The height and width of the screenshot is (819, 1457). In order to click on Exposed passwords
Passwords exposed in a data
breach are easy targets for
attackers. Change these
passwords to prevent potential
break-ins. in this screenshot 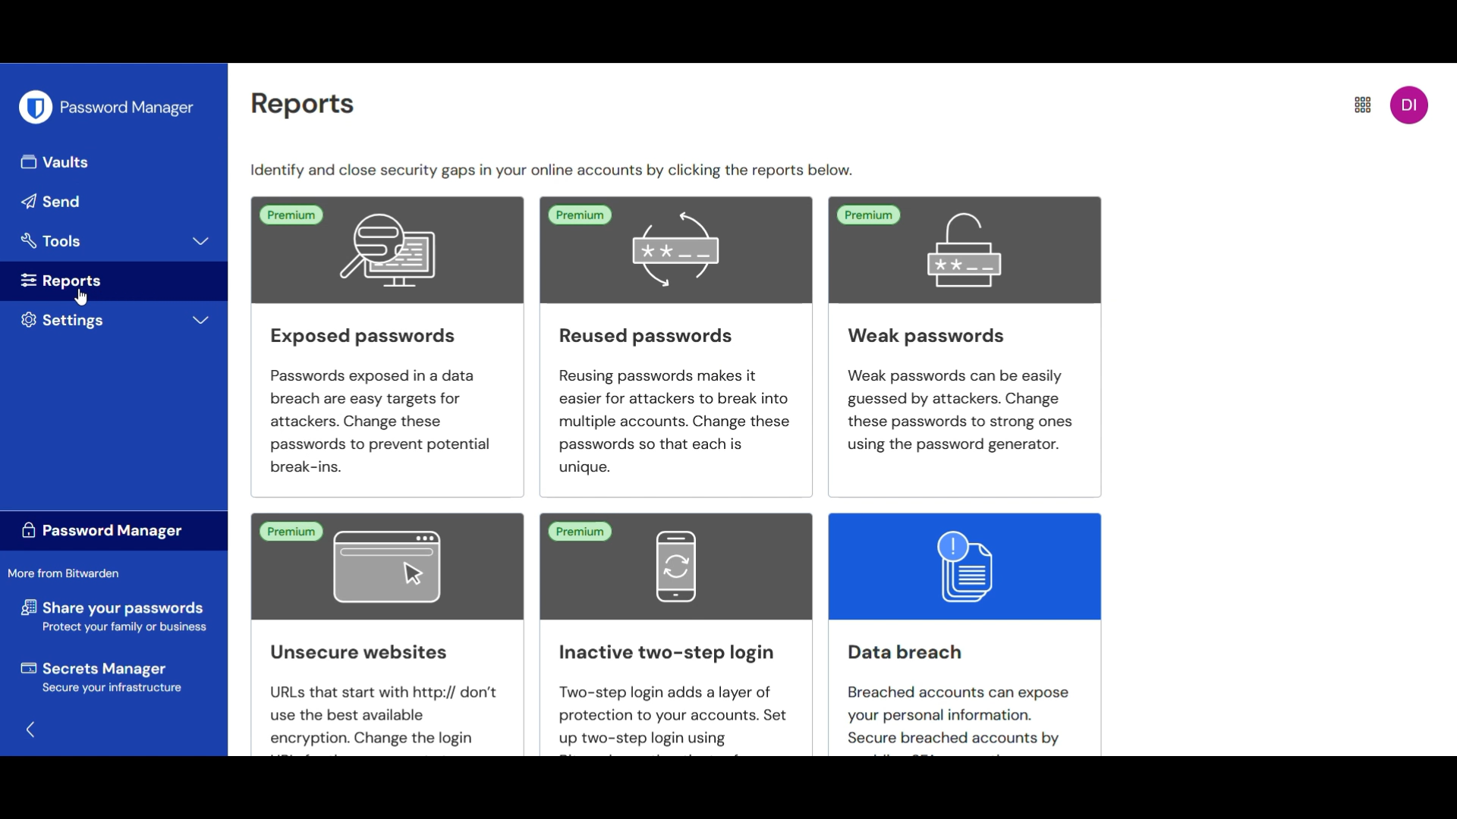, I will do `click(389, 347)`.